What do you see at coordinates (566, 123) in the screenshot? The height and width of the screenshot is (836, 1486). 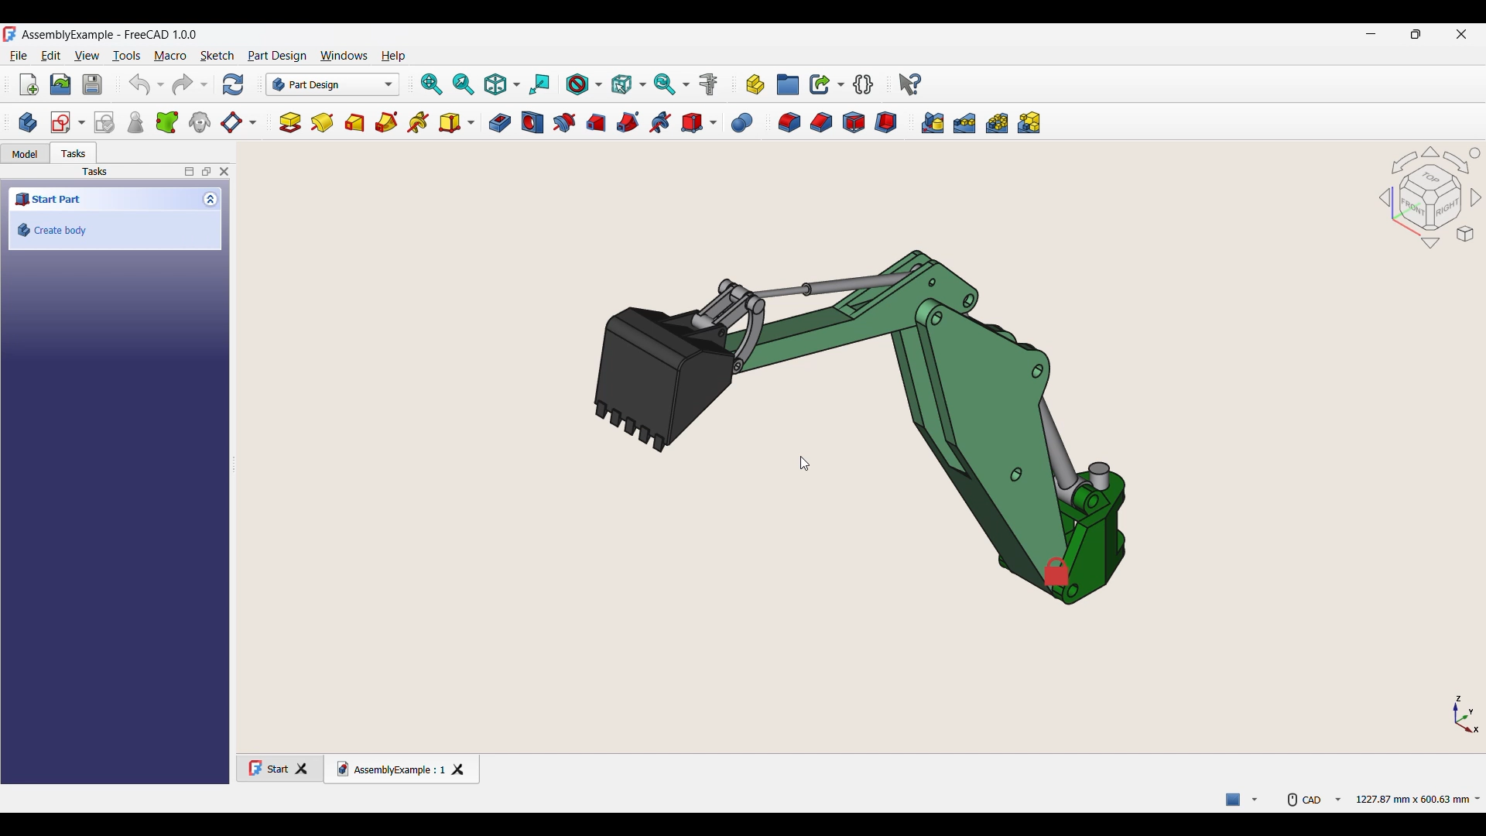 I see `Groove` at bounding box center [566, 123].